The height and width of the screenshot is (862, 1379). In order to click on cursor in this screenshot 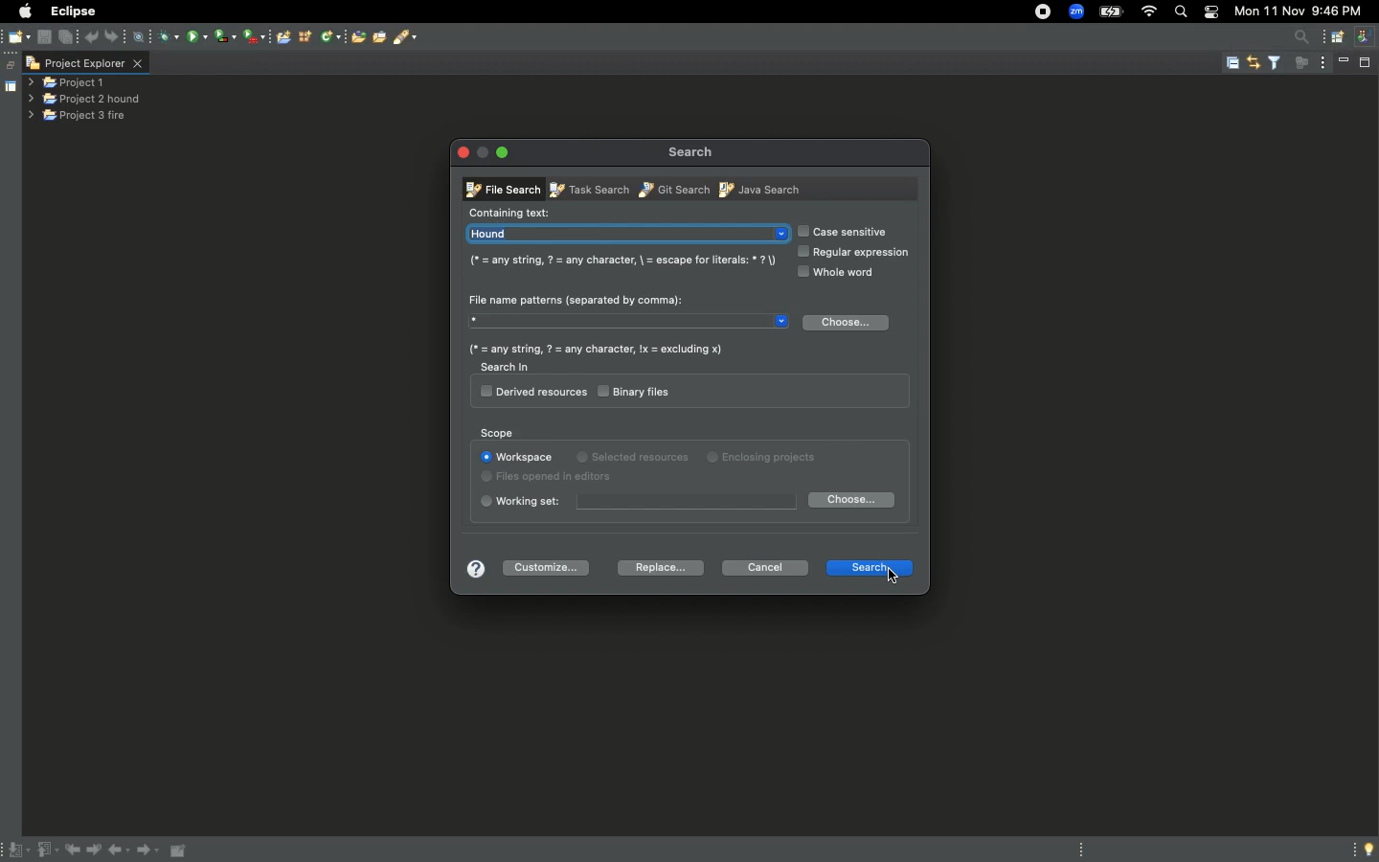, I will do `click(888, 576)`.